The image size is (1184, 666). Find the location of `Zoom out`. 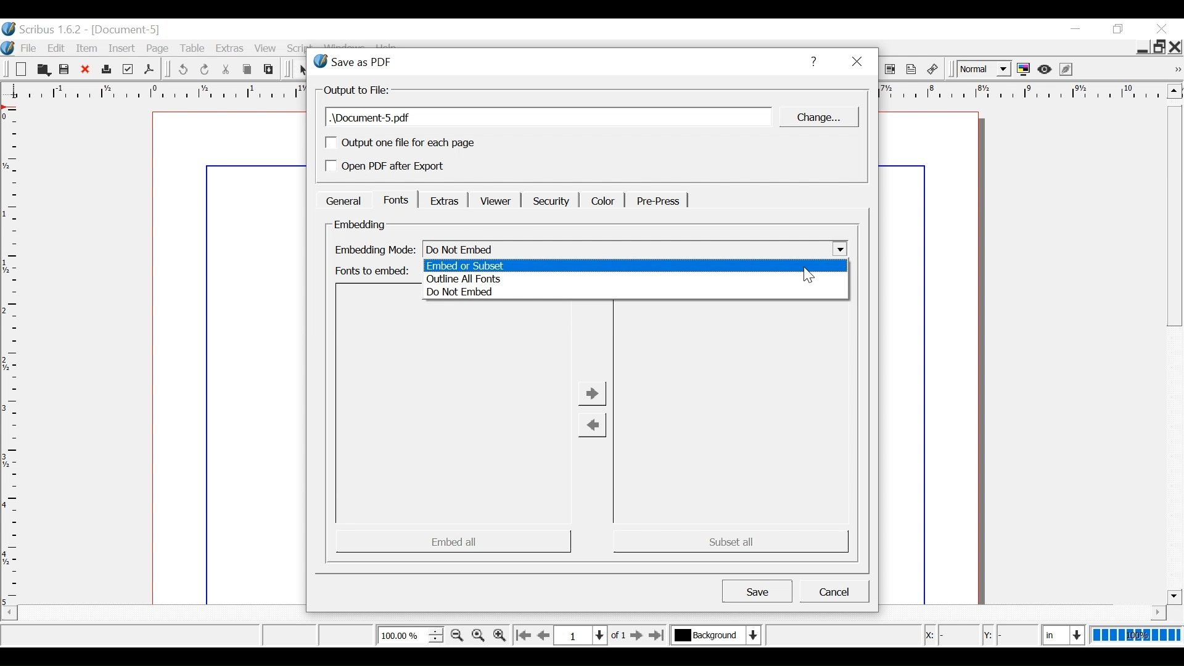

Zoom out is located at coordinates (457, 635).